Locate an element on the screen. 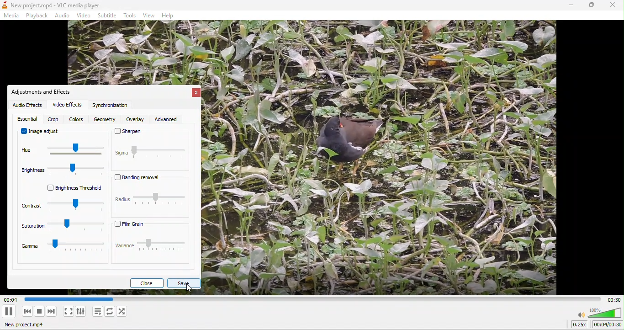  playback is located at coordinates (36, 15).